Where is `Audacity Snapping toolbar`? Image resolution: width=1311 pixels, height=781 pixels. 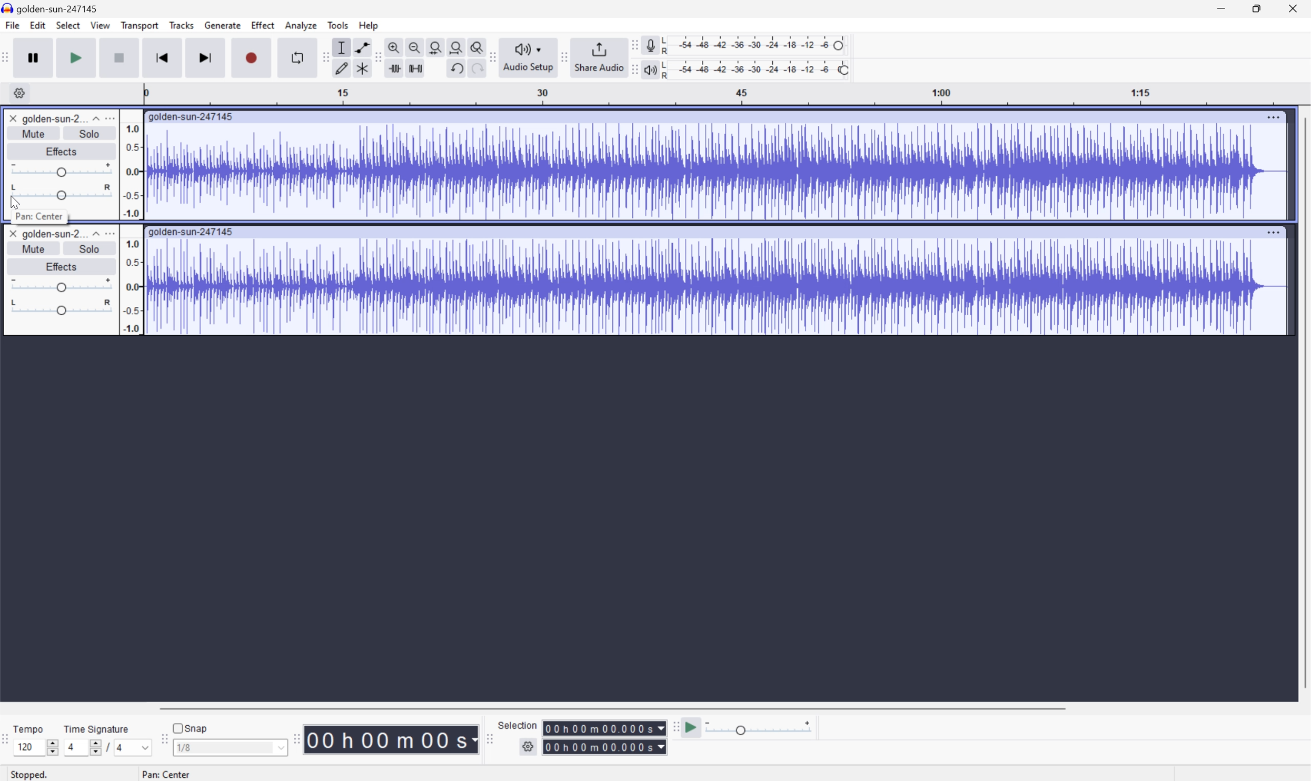
Audacity Snapping toolbar is located at coordinates (166, 737).